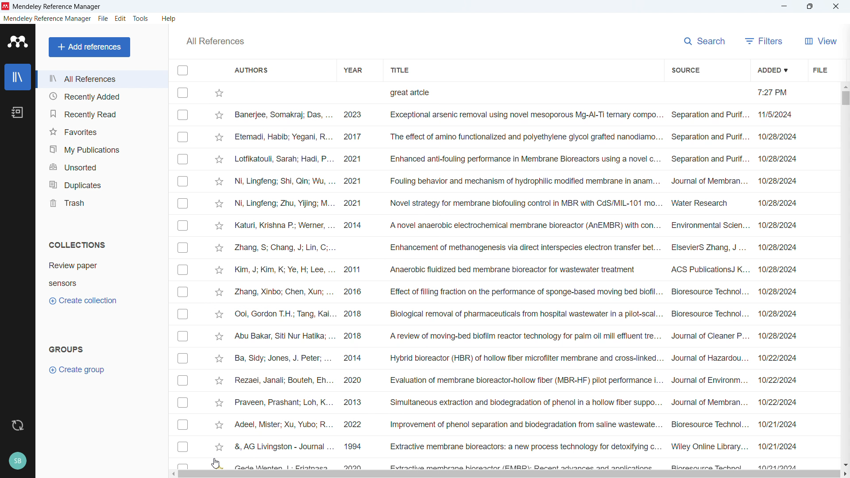 The image size is (850, 478). Describe the element at coordinates (845, 474) in the screenshot. I see `Scroll right ` at that location.